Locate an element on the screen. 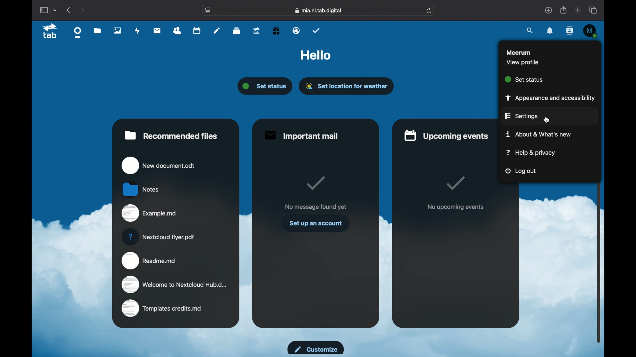 This screenshot has width=636, height=357. about & what's new is located at coordinates (539, 135).